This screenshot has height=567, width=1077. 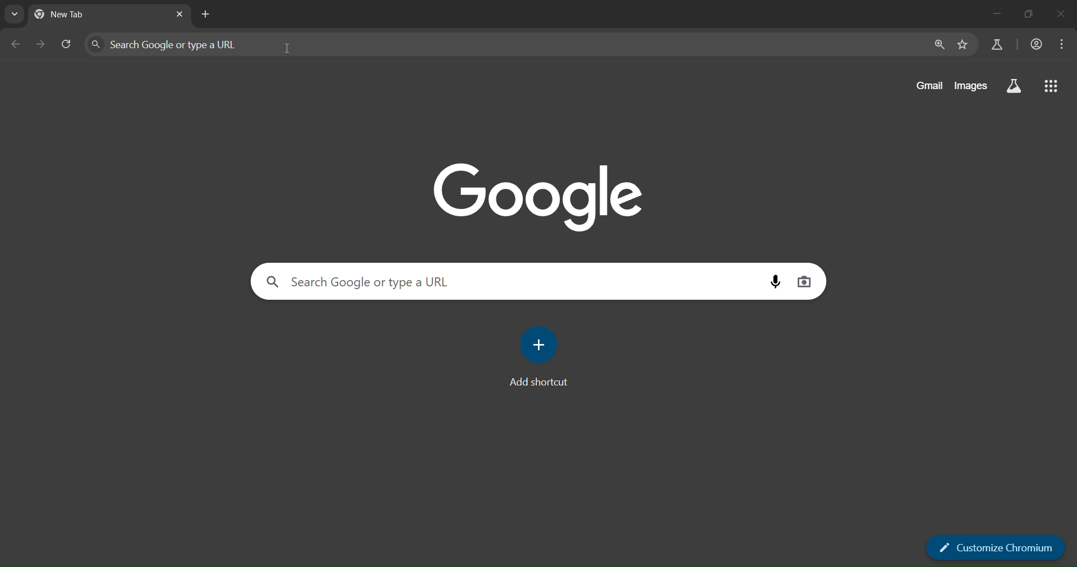 I want to click on search tab, so click(x=15, y=16).